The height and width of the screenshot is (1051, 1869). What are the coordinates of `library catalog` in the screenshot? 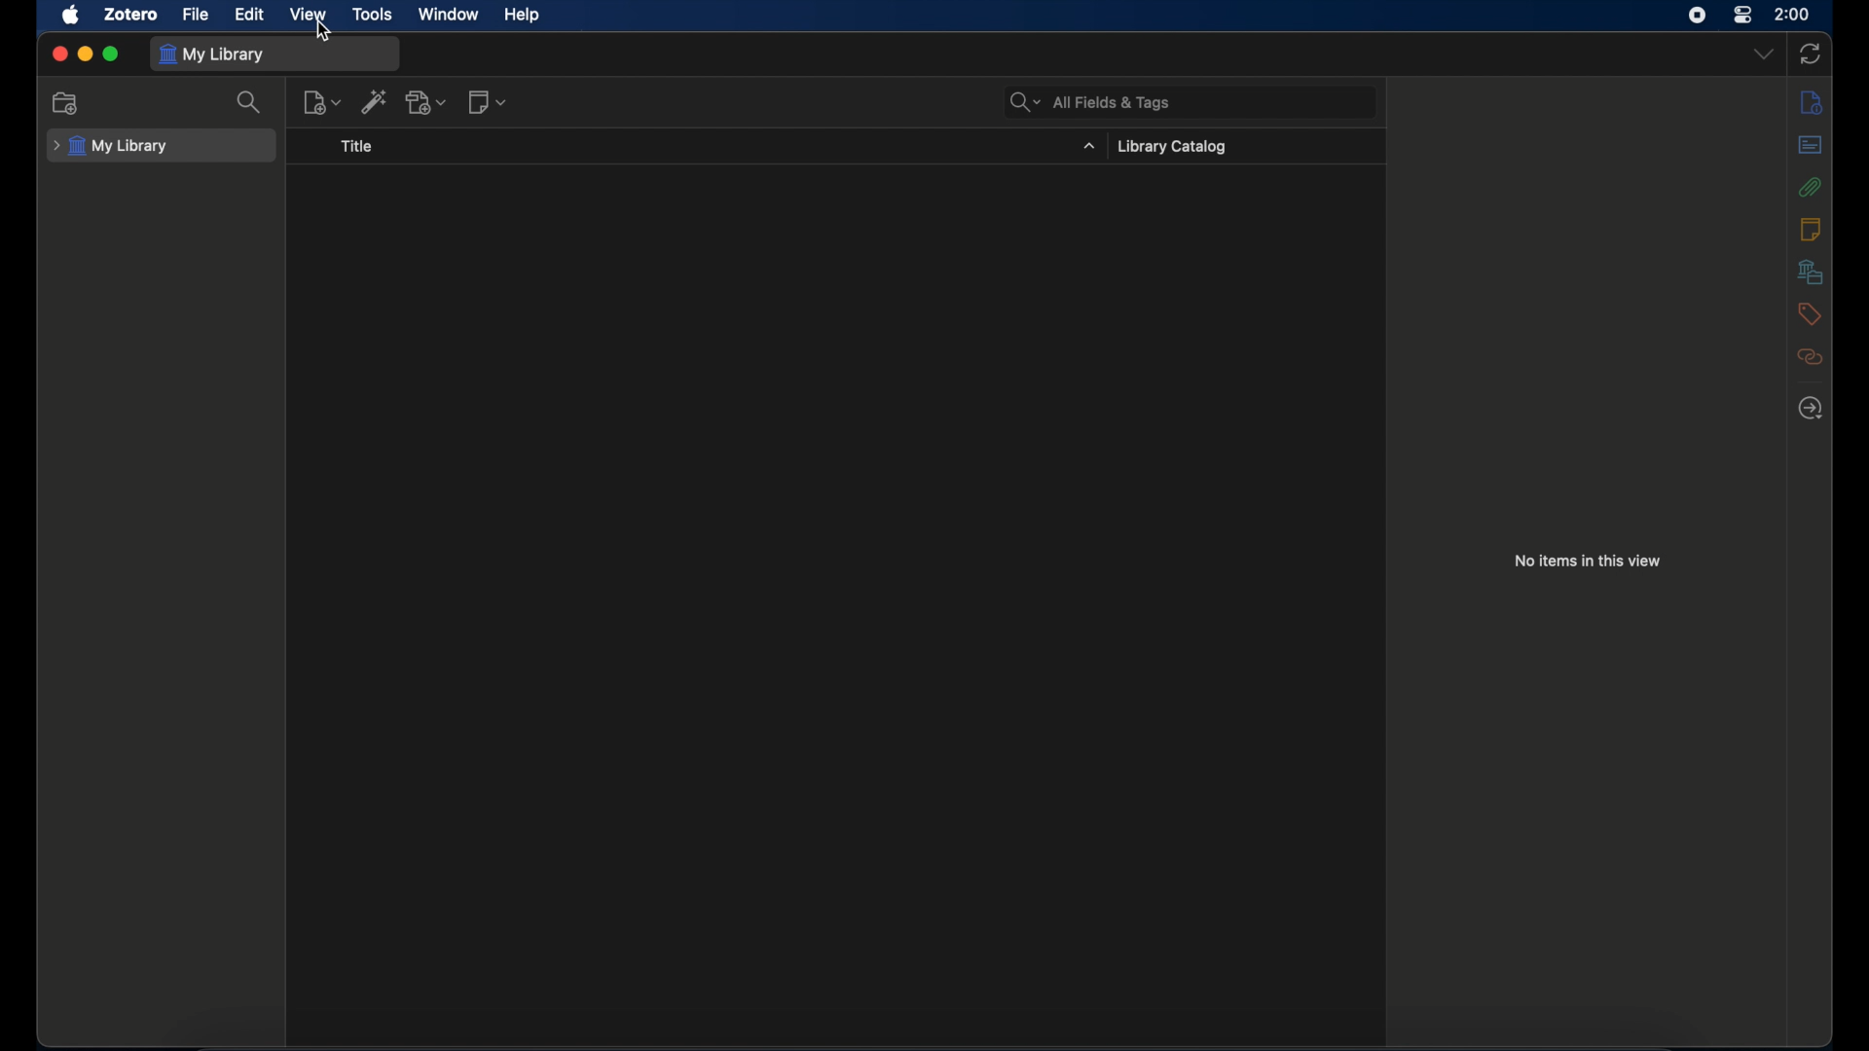 It's located at (1172, 147).